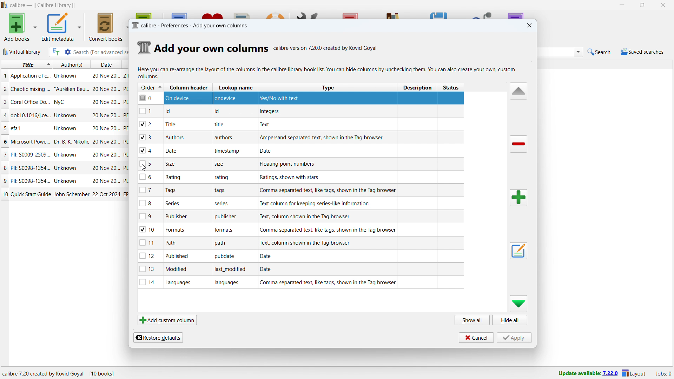 This screenshot has width=674, height=379. I want to click on 9, so click(148, 217).